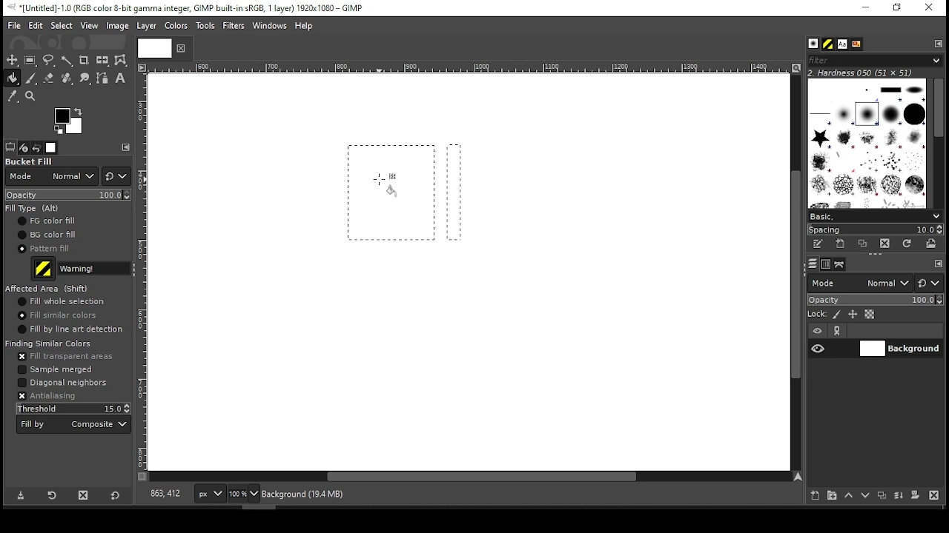 The height and width of the screenshot is (533, 949). Describe the element at coordinates (48, 221) in the screenshot. I see `foreground fill color` at that location.